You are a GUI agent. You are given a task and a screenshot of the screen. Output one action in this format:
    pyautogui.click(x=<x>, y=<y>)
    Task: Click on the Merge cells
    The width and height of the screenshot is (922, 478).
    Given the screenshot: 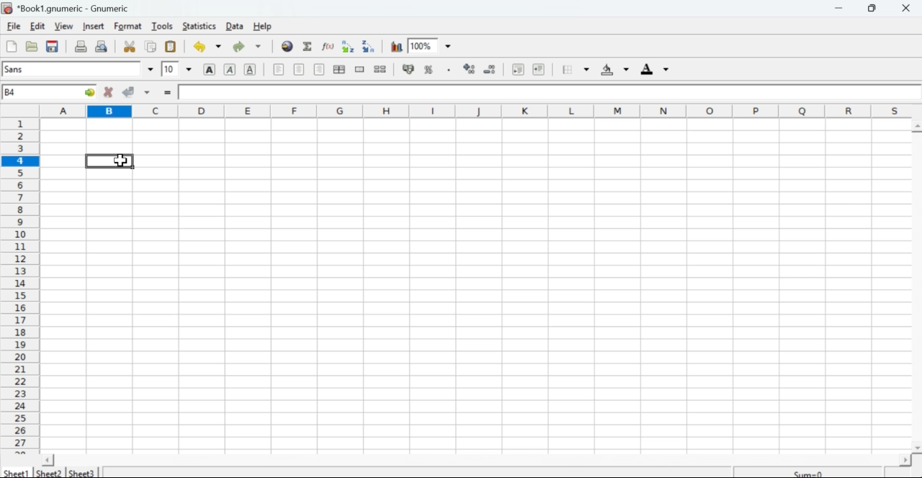 What is the action you would take?
    pyautogui.click(x=359, y=70)
    